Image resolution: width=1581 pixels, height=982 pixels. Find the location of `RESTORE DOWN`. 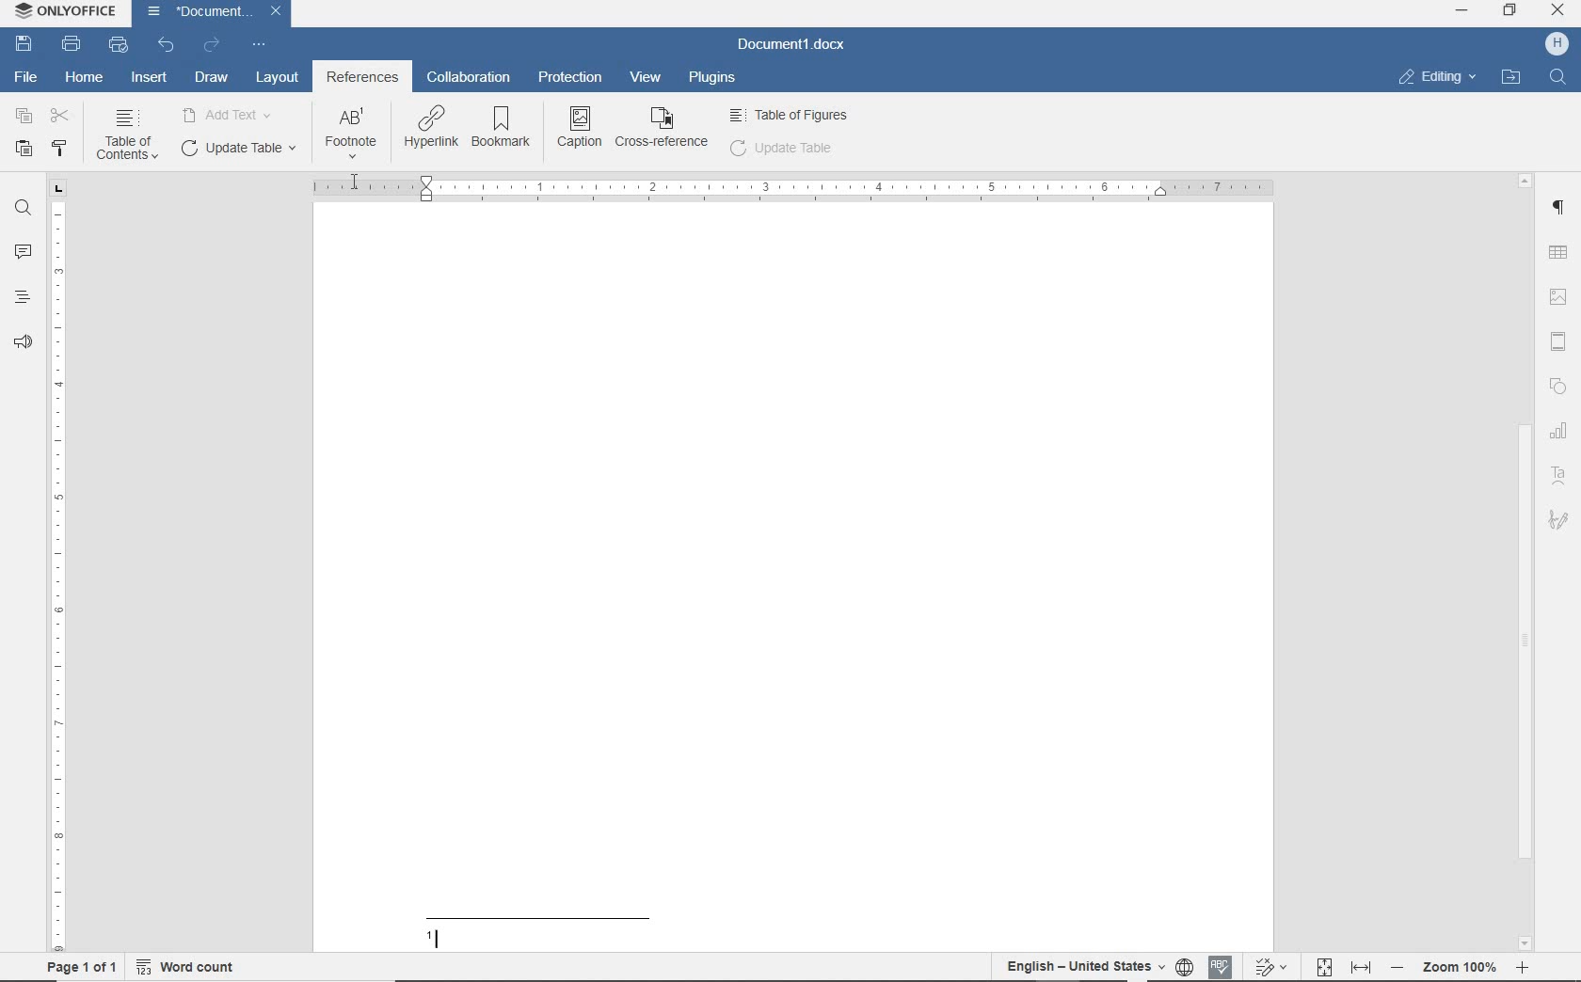

RESTORE DOWN is located at coordinates (1512, 12).